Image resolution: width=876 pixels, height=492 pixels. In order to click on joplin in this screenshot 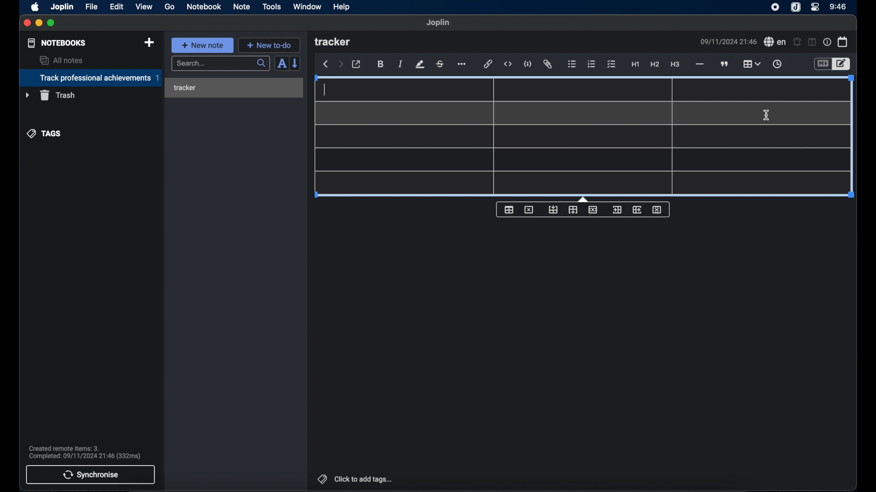, I will do `click(63, 6)`.